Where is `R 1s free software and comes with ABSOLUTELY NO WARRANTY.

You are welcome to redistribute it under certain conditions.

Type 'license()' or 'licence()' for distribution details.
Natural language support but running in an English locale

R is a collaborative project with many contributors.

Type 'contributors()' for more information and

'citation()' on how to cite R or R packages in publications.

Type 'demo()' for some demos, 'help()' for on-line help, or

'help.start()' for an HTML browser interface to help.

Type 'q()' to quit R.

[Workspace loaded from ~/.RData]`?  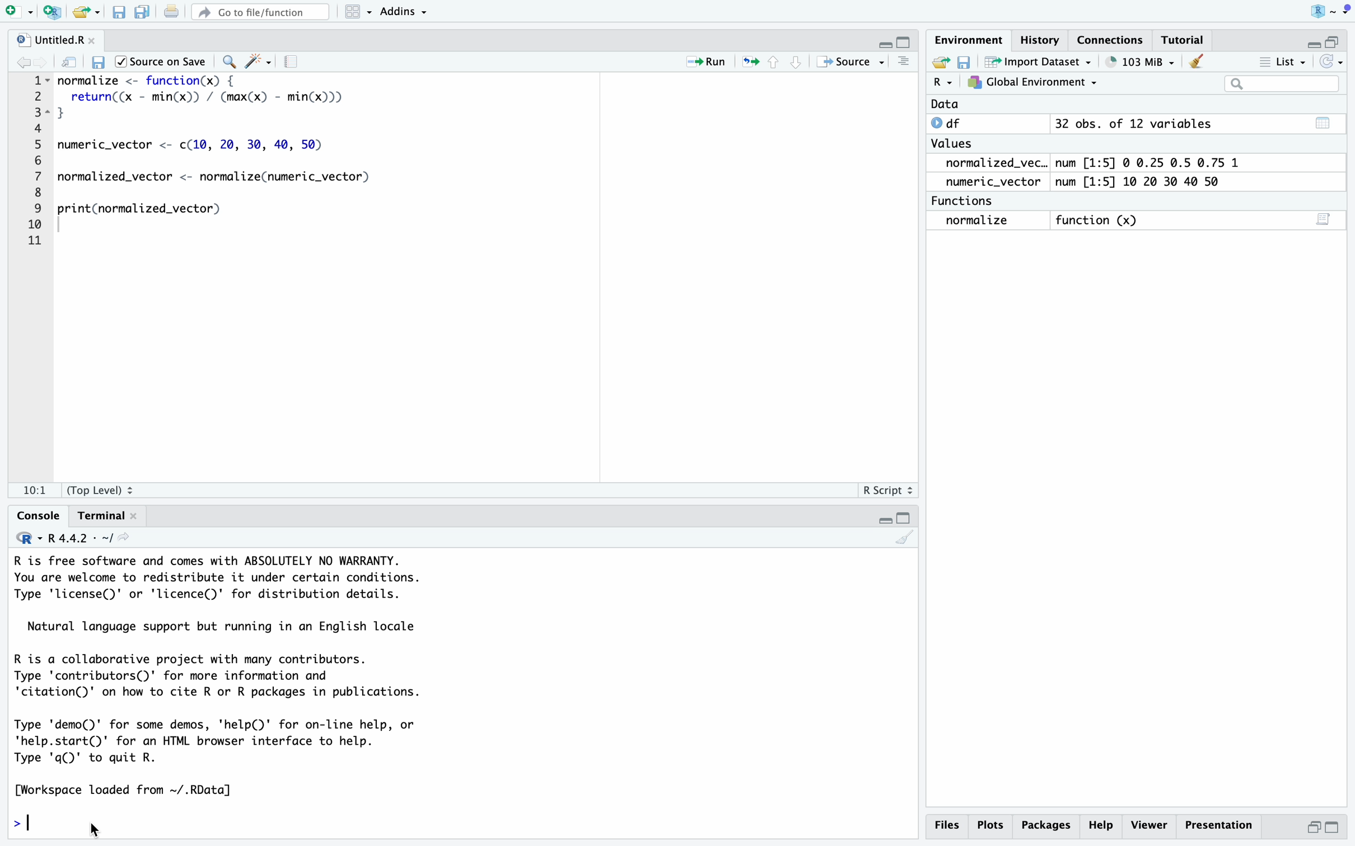 R 1s free software and comes with ABSOLUTELY NO WARRANTY.

You are welcome to redistribute it under certain conditions.

Type 'license()' or 'licence()' for distribution details.
Natural language support but running in an English locale

R is a collaborative project with many contributors.

Type 'contributors()' for more information and

'citation()' on how to cite R or R packages in publications.

Type 'demo()' for some demos, 'help()' for on-line help, or

'help.start()' for an HTML browser interface to help.

Type 'q()' to quit R.

[Workspace loaded from ~/.RData] is located at coordinates (260, 677).